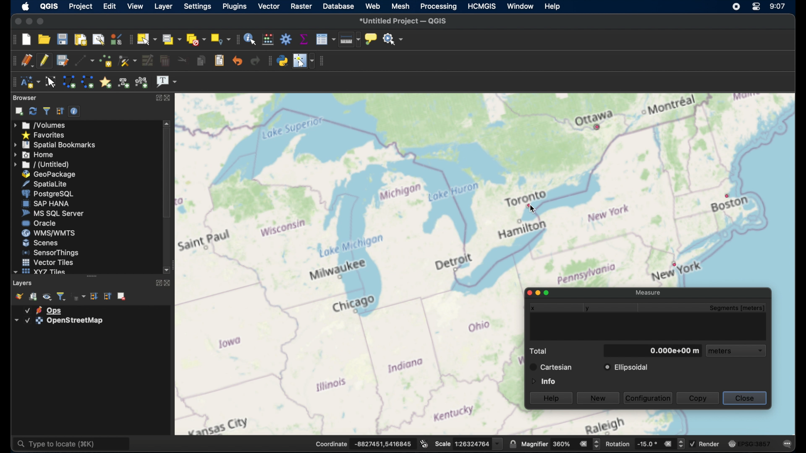 The width and height of the screenshot is (806, 453). What do you see at coordinates (301, 6) in the screenshot?
I see `raster` at bounding box center [301, 6].